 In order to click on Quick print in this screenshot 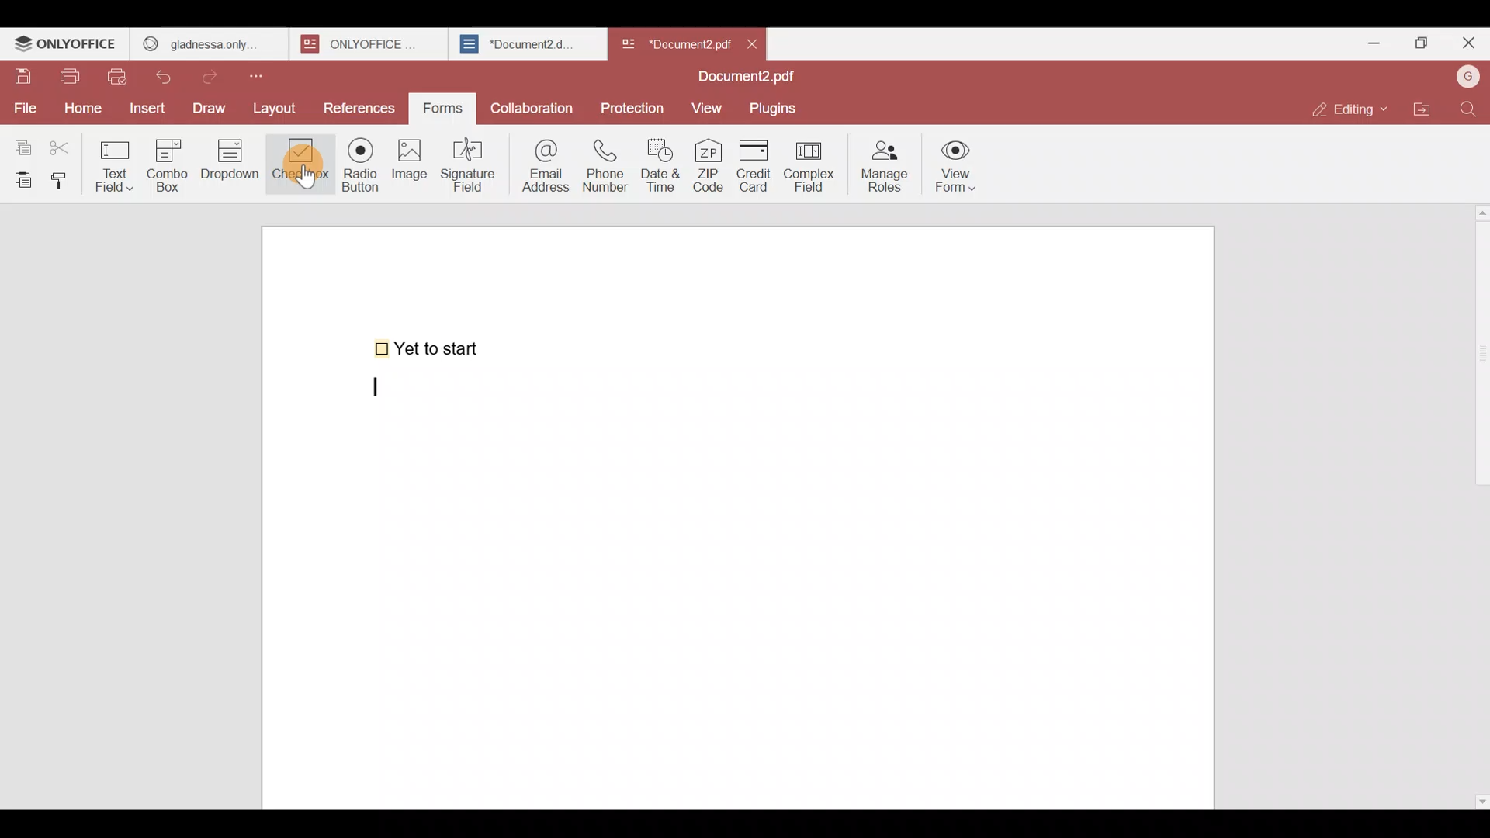, I will do `click(122, 76)`.